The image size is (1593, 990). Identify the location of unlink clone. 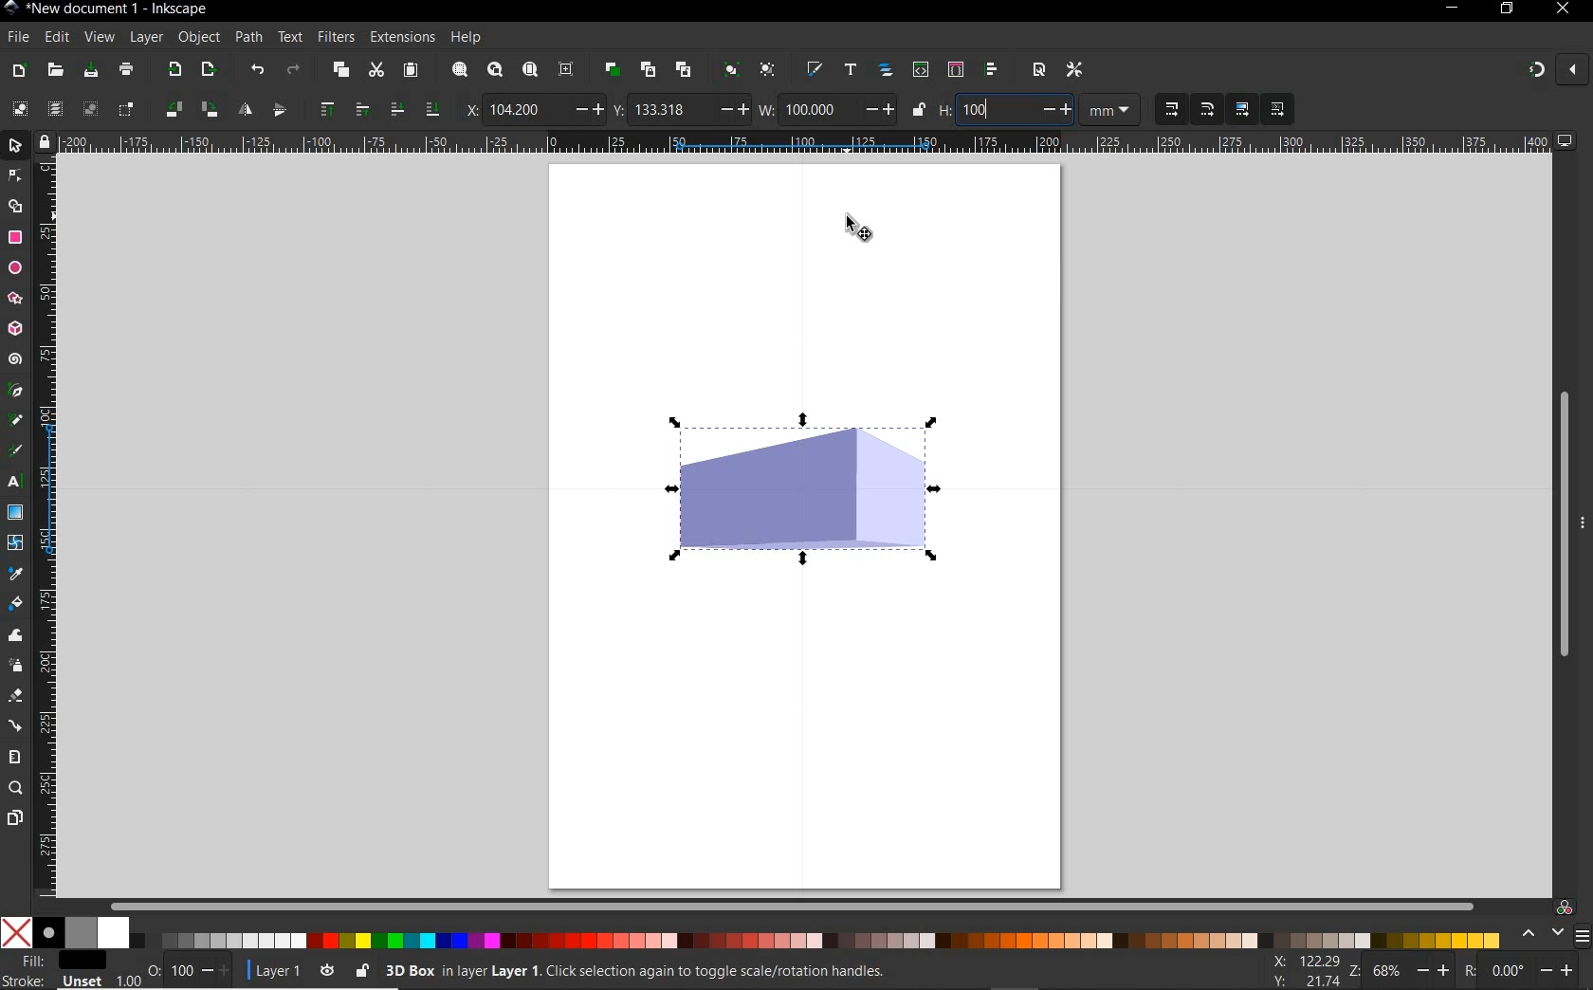
(682, 69).